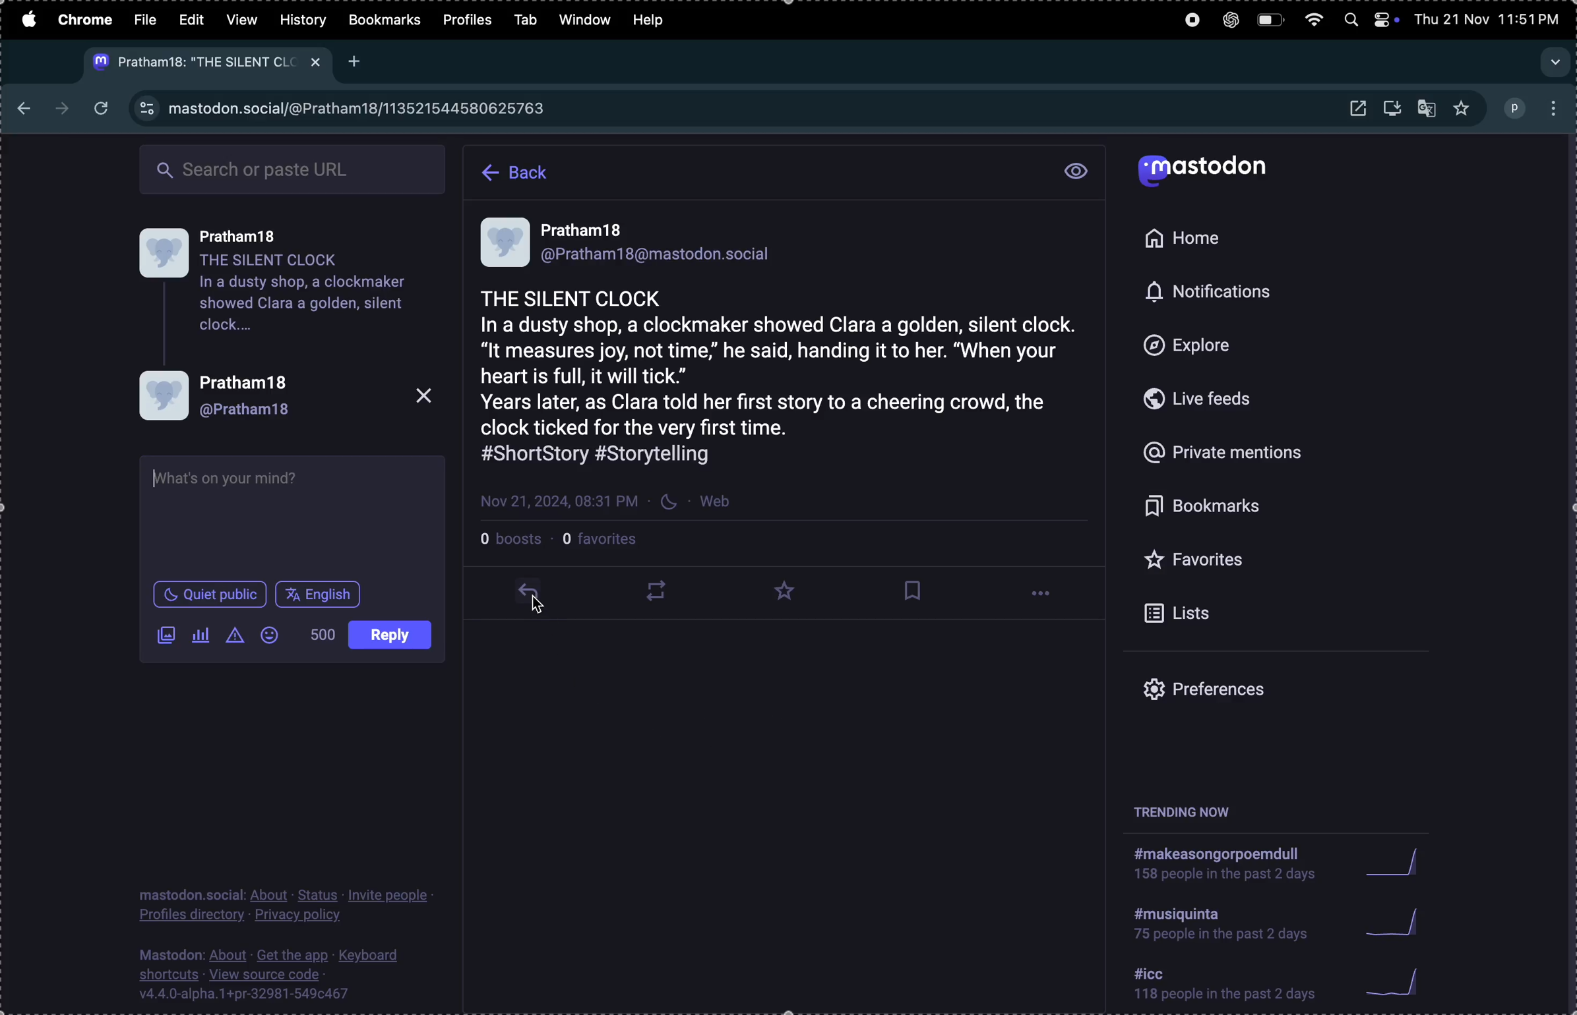 Image resolution: width=1577 pixels, height=1015 pixels. What do you see at coordinates (1245, 507) in the screenshot?
I see `bookmark` at bounding box center [1245, 507].